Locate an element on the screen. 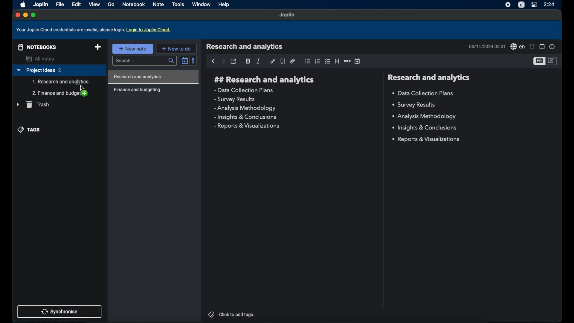  Joplin is located at coordinates (40, 4).